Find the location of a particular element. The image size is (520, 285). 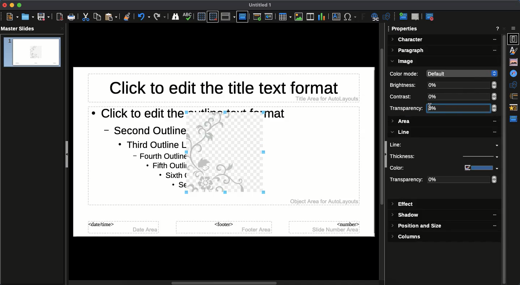

Finder is located at coordinates (175, 17).